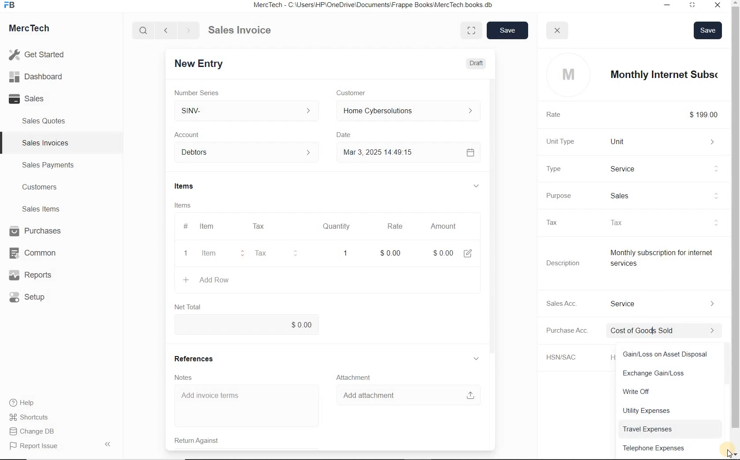 Image resolution: width=740 pixels, height=460 pixels. Describe the element at coordinates (408, 395) in the screenshot. I see `Add attachment` at that location.